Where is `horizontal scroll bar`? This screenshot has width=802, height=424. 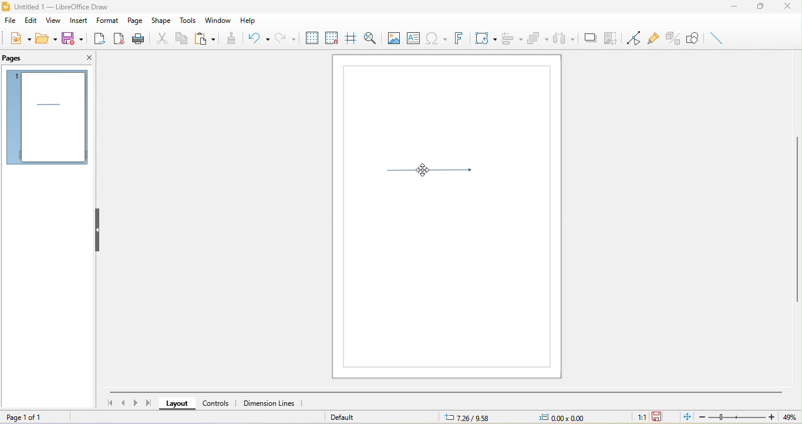
horizontal scroll bar is located at coordinates (446, 391).